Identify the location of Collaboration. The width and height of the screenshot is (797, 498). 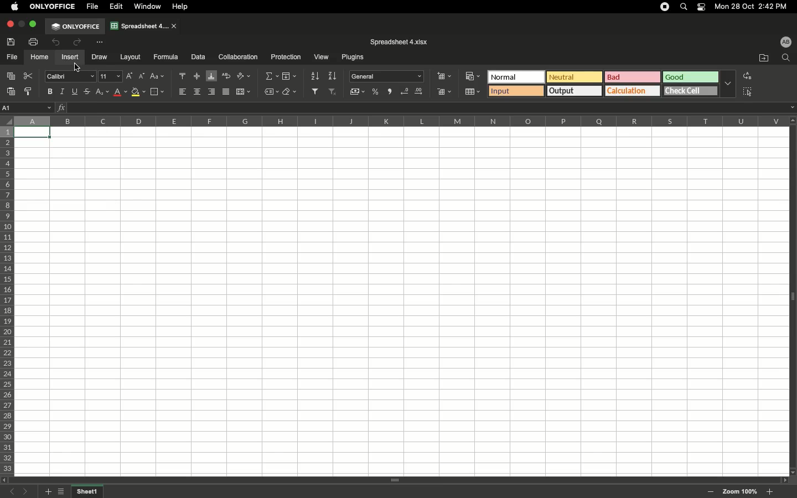
(239, 58).